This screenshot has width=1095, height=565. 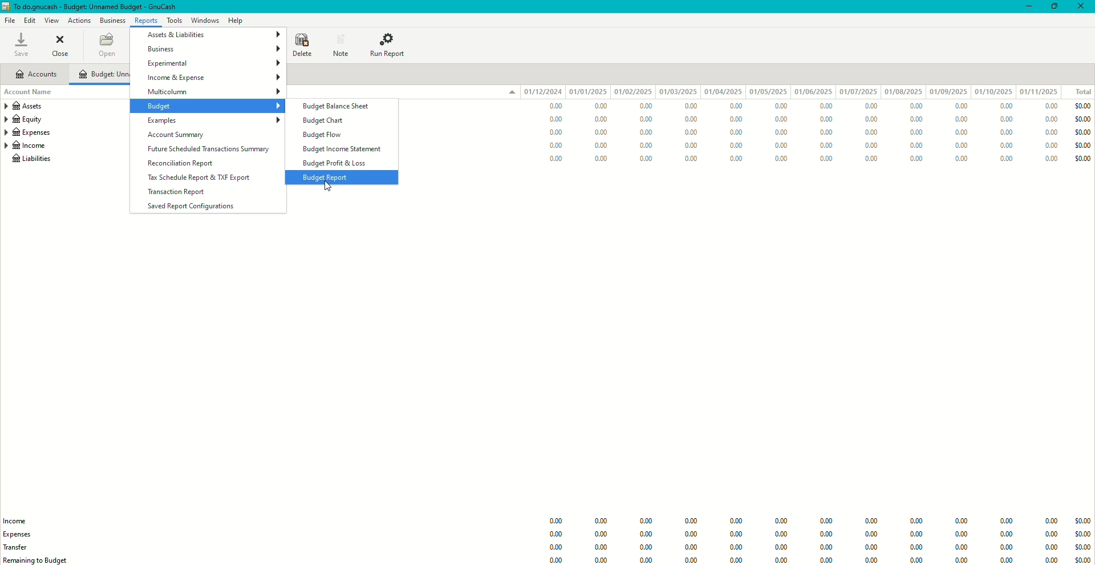 I want to click on 0.00, so click(x=646, y=534).